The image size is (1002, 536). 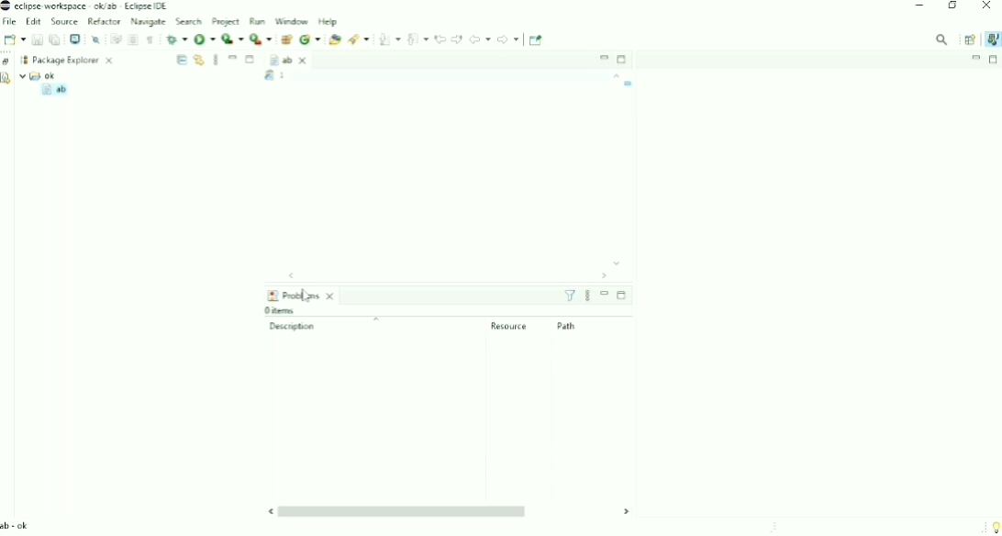 I want to click on ab, so click(x=53, y=90).